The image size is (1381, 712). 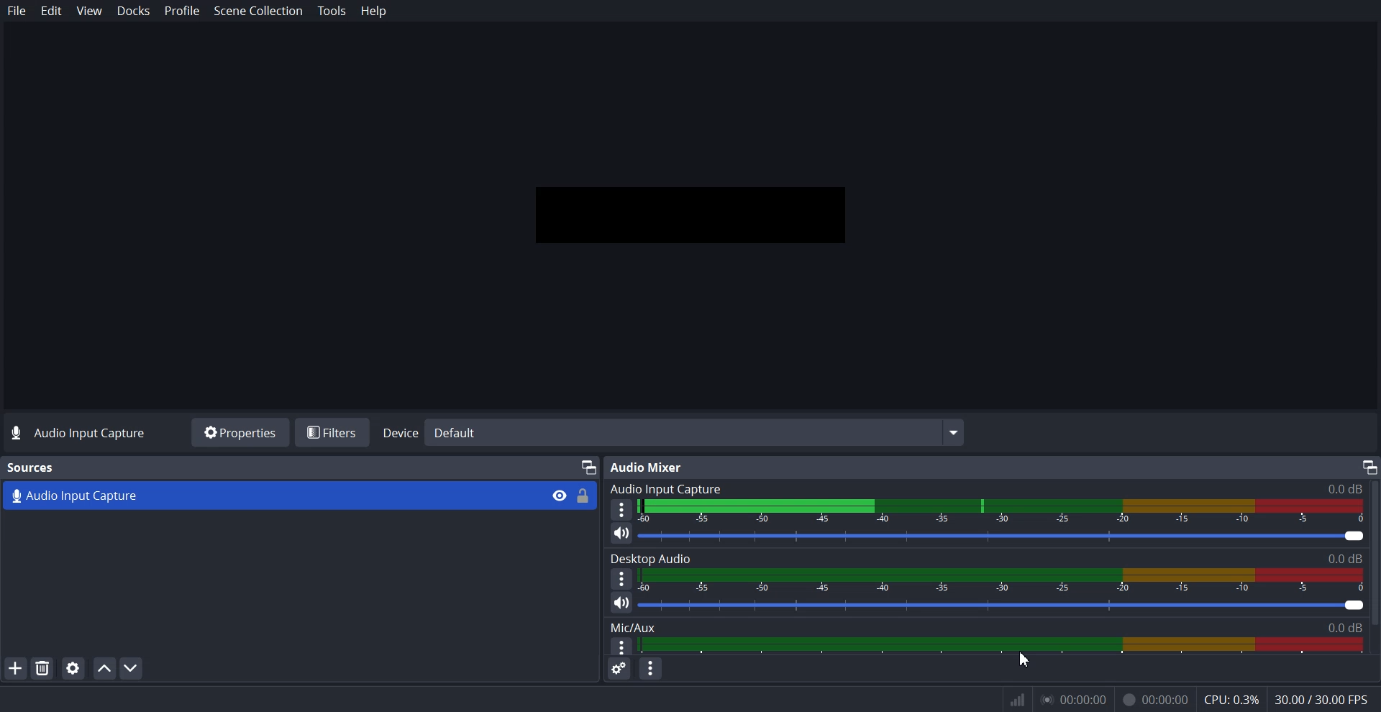 I want to click on More , so click(x=621, y=509).